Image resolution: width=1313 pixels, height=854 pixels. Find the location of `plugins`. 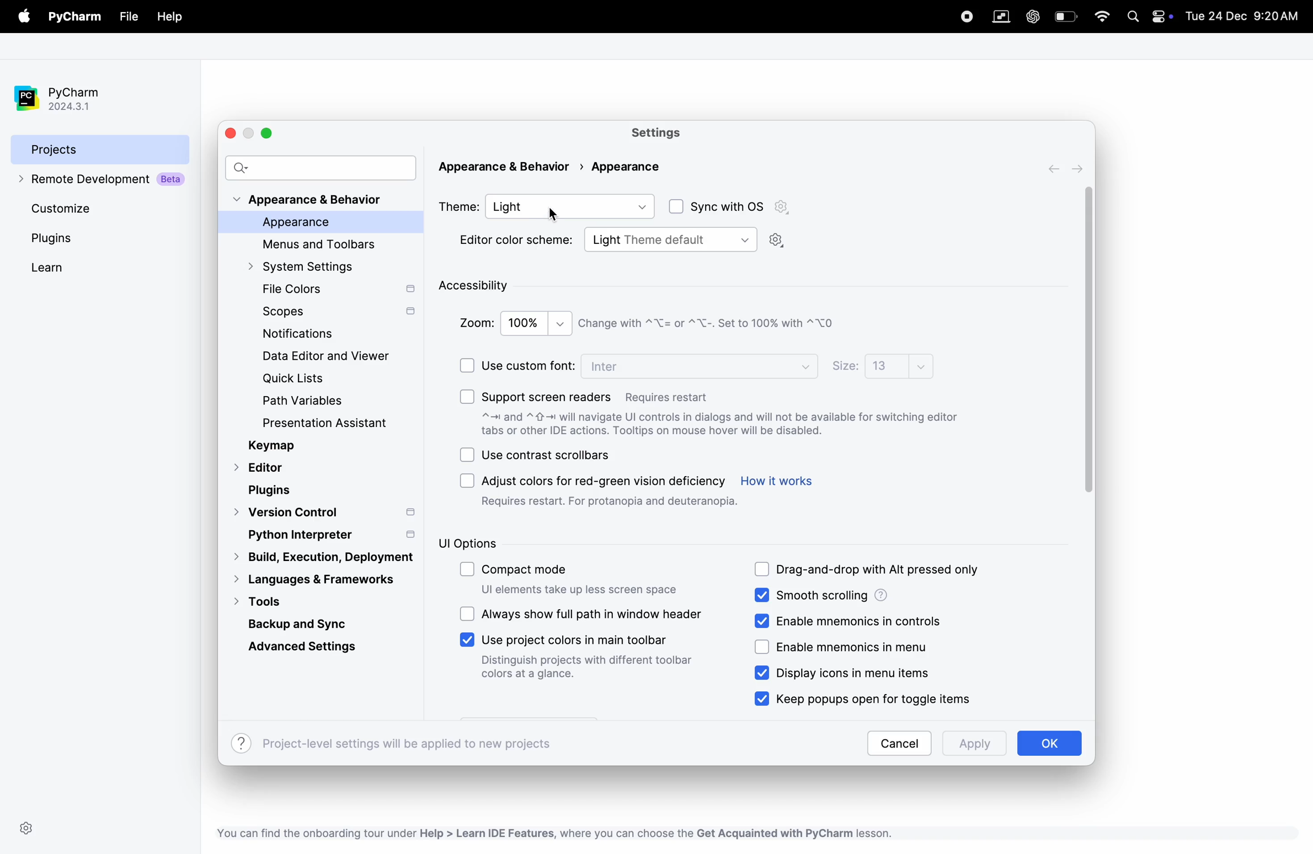

plugins is located at coordinates (74, 238).